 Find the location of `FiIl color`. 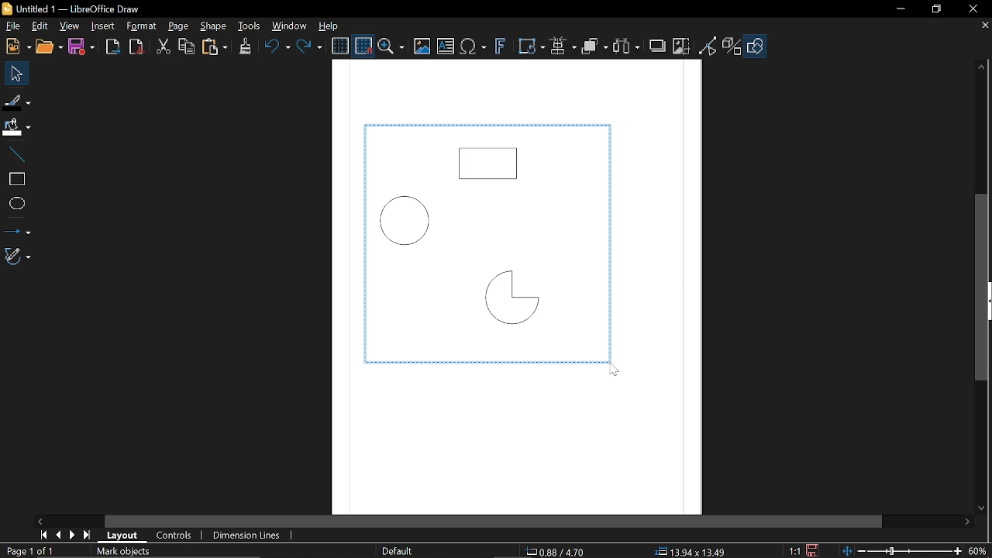

FiIl color is located at coordinates (17, 124).